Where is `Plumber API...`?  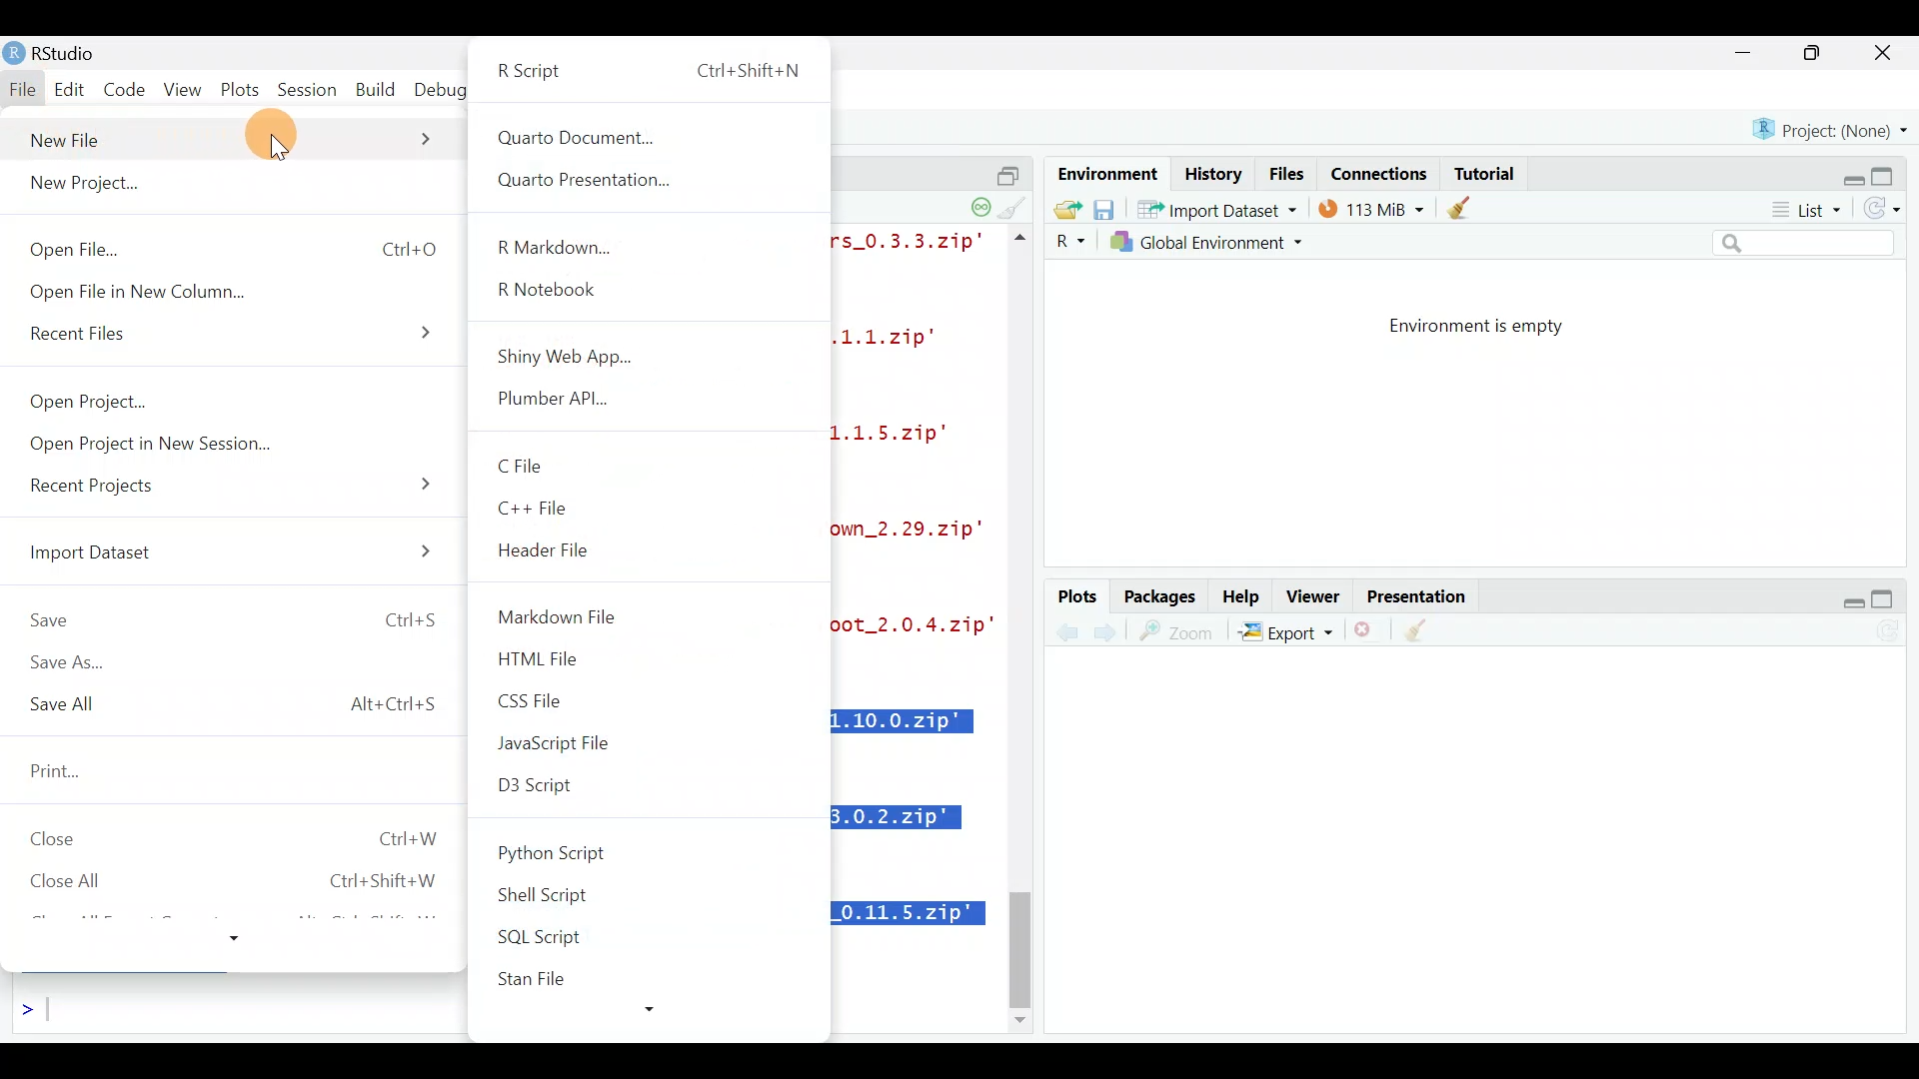
Plumber API... is located at coordinates (559, 400).